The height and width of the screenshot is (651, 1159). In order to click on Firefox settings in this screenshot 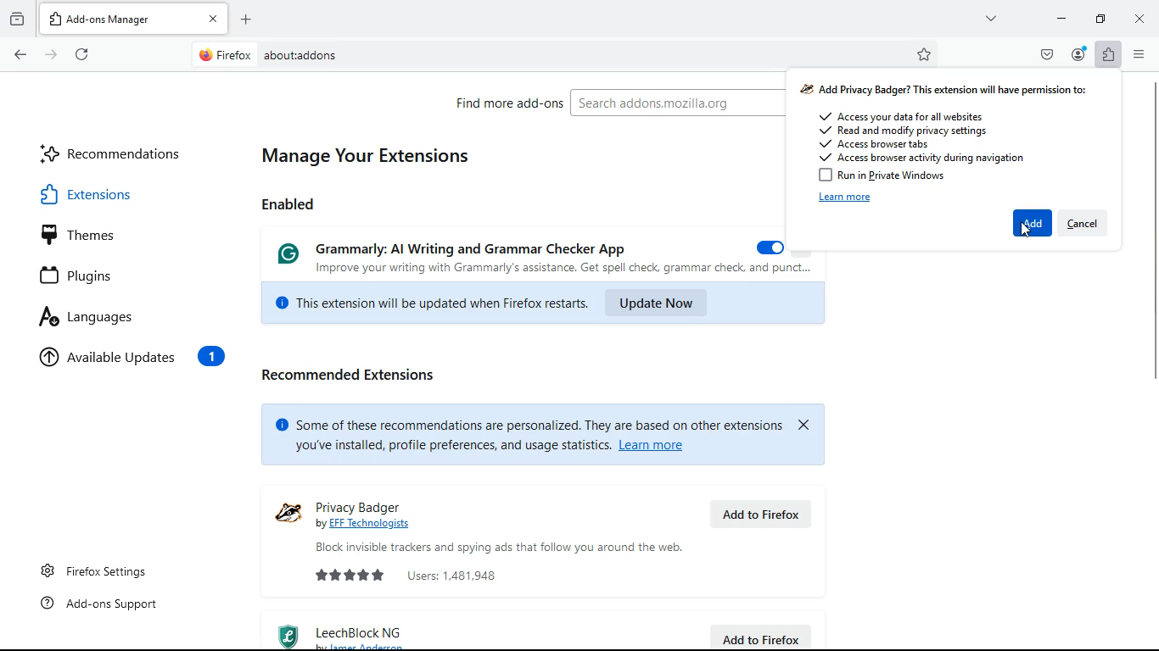, I will do `click(102, 571)`.